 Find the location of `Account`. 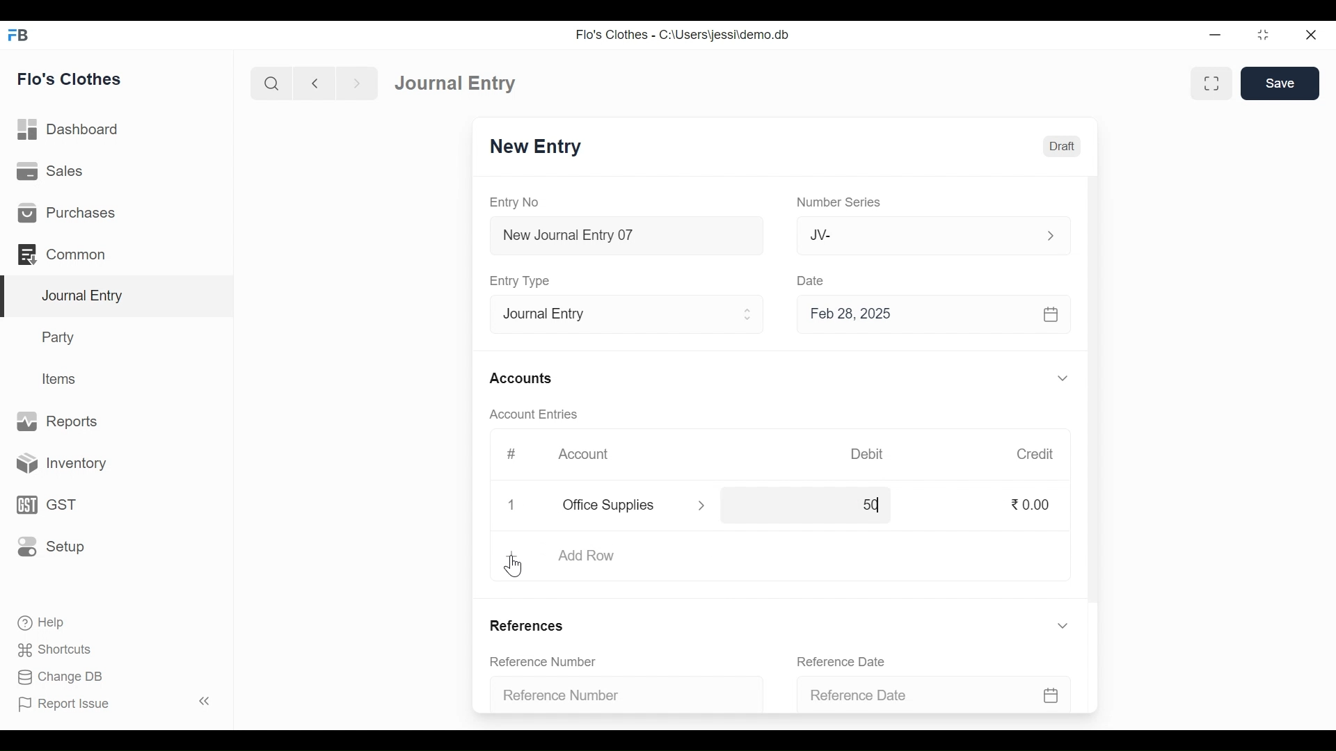

Account is located at coordinates (583, 452).